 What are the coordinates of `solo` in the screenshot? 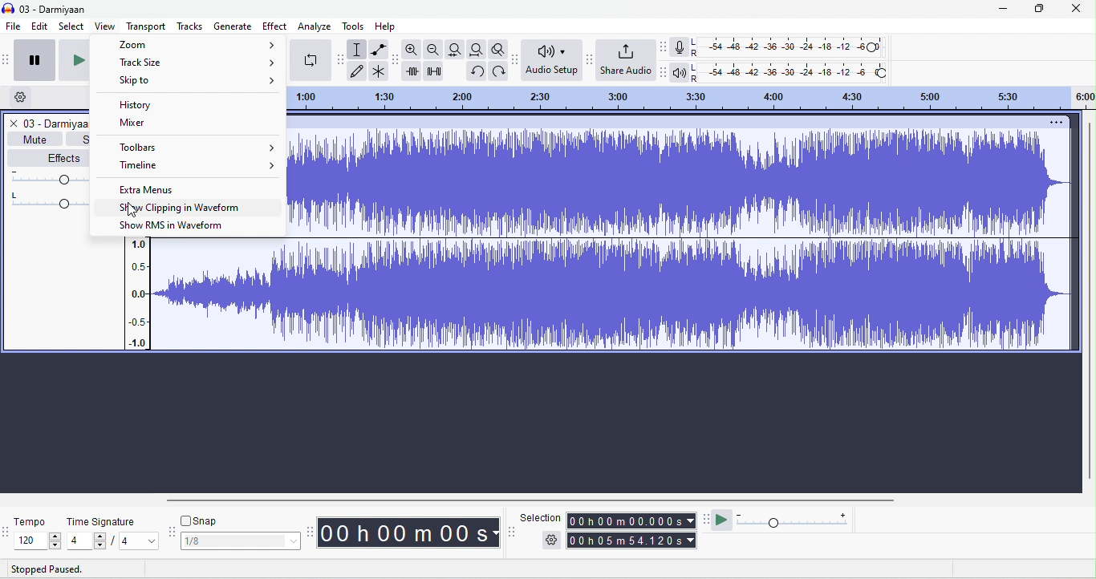 It's located at (83, 140).